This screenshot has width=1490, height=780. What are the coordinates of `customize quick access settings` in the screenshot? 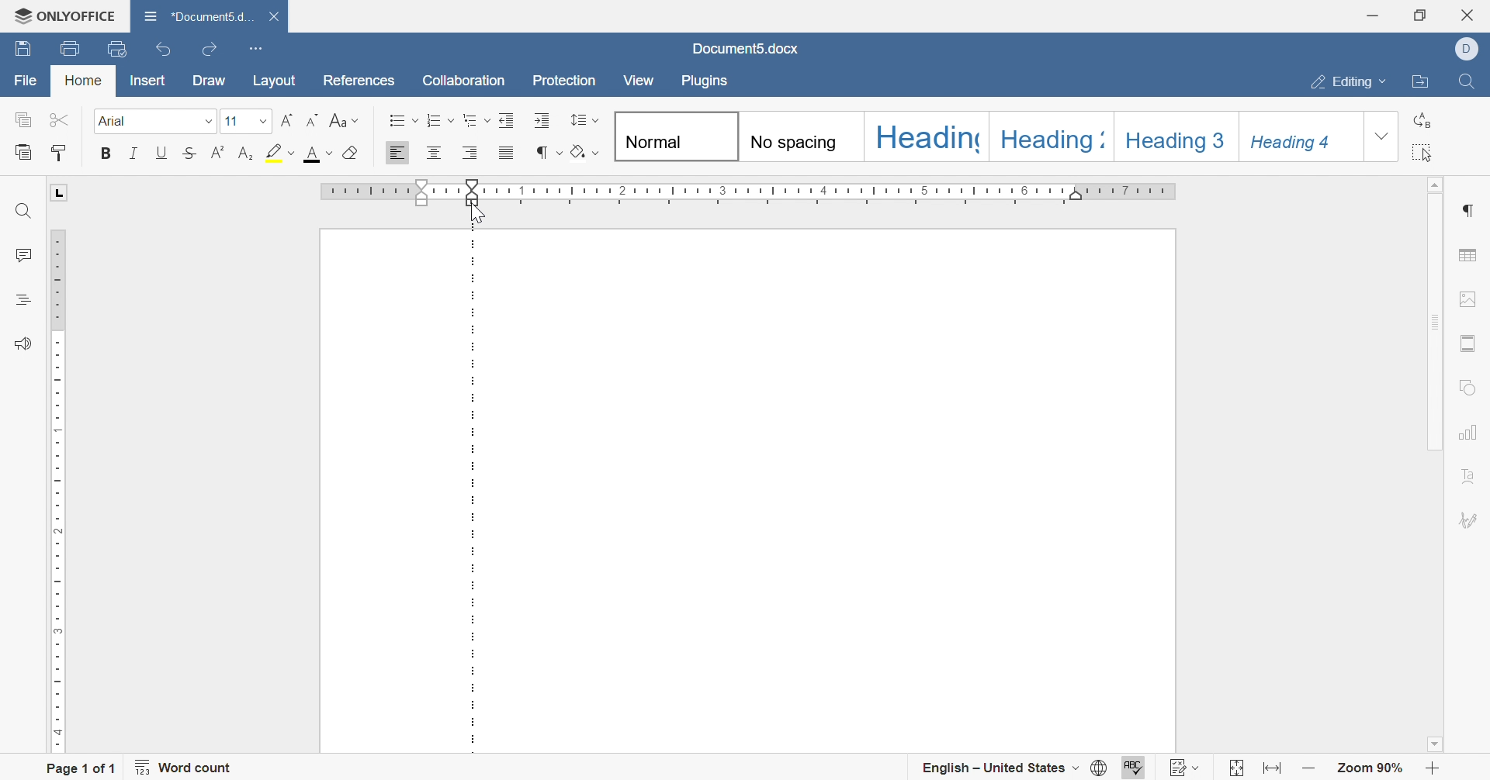 It's located at (257, 47).